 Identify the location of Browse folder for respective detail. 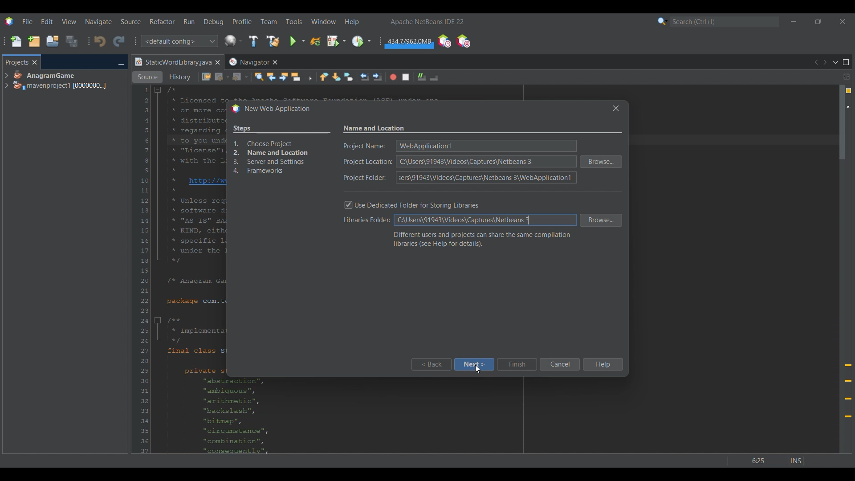
(601, 191).